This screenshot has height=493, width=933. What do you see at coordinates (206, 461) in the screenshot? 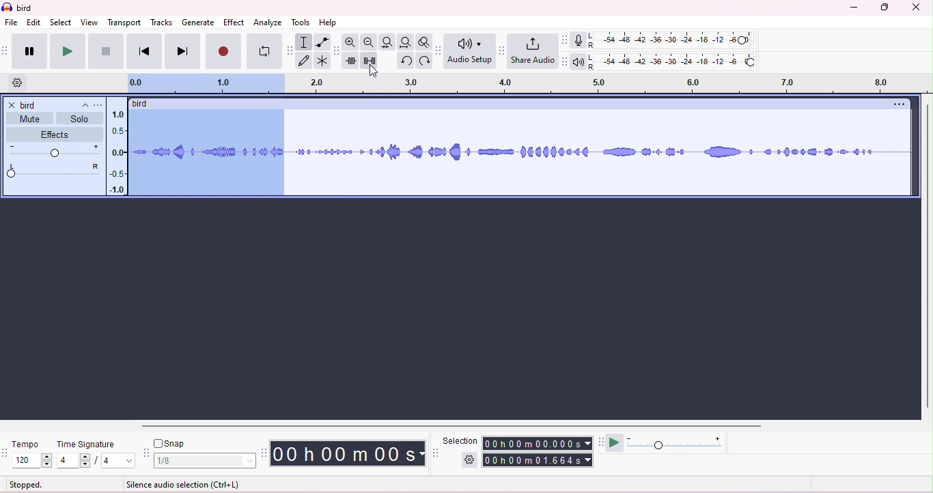
I see `1/8 (select snap)` at bounding box center [206, 461].